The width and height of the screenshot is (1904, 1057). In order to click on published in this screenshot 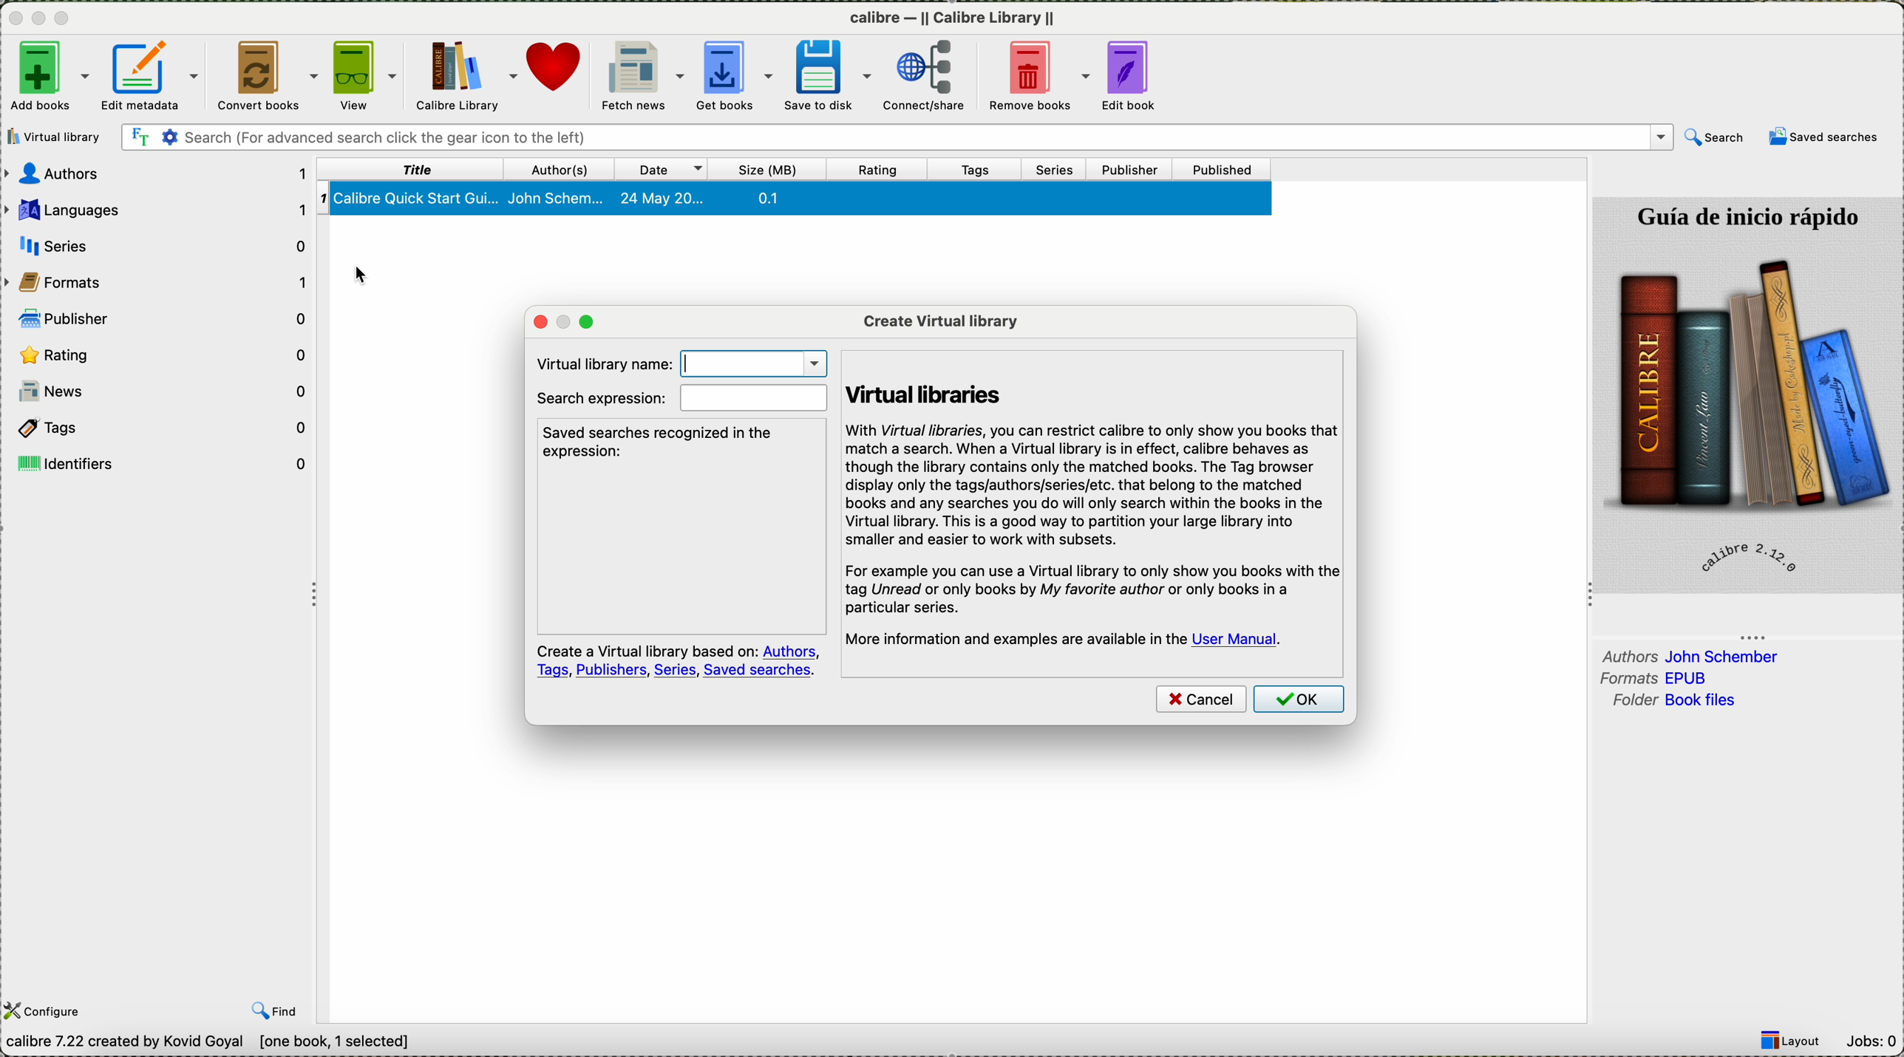, I will do `click(1228, 169)`.